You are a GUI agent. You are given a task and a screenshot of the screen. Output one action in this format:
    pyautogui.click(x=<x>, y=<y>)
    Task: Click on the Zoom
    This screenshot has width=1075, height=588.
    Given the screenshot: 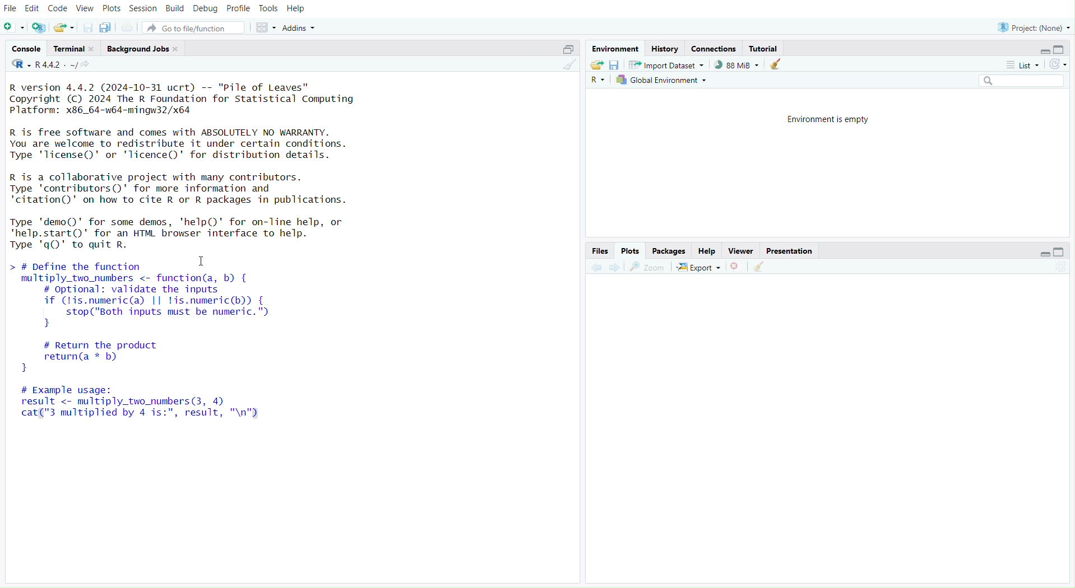 What is the action you would take?
    pyautogui.click(x=647, y=267)
    